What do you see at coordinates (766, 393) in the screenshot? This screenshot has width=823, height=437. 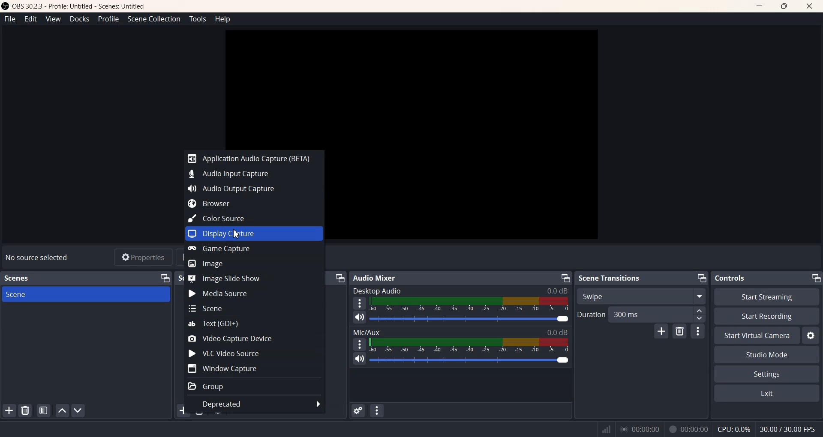 I see `Exit` at bounding box center [766, 393].